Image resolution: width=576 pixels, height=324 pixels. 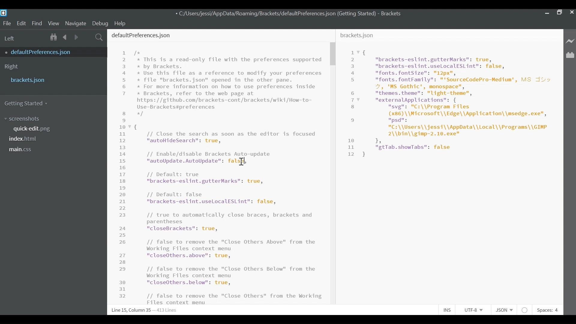 What do you see at coordinates (123, 23) in the screenshot?
I see `Help` at bounding box center [123, 23].